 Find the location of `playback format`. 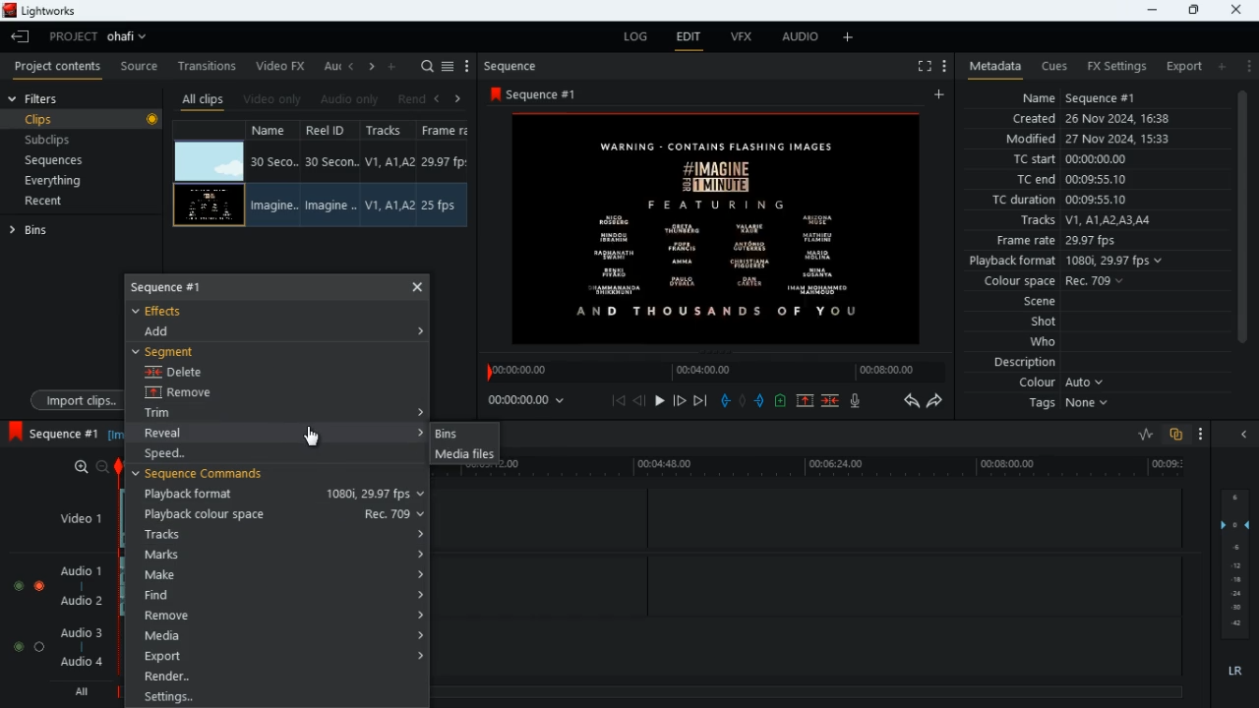

playback format is located at coordinates (281, 495).